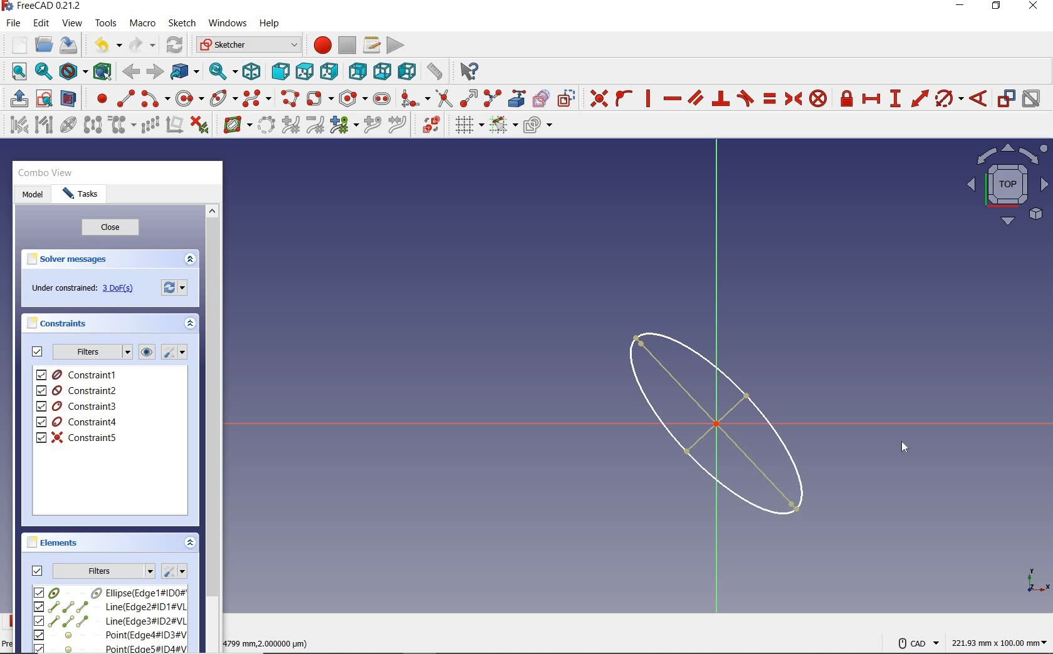 The height and width of the screenshot is (654, 1053). What do you see at coordinates (44, 45) in the screenshot?
I see `open` at bounding box center [44, 45].